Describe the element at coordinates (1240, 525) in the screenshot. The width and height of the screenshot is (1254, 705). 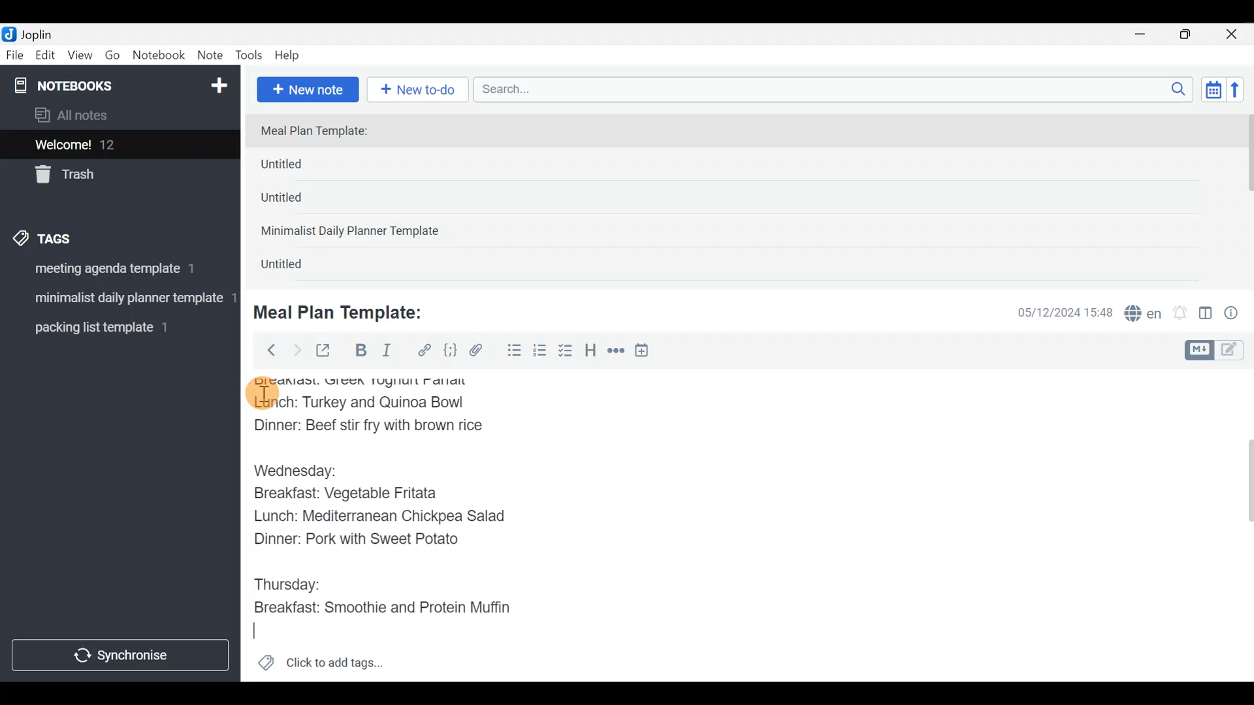
I see `Scroll bar` at that location.